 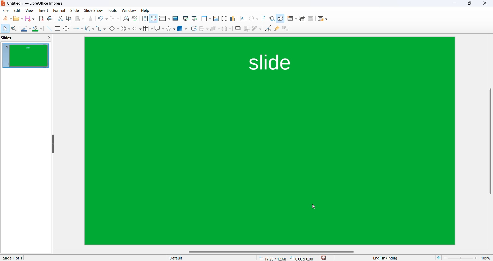 I want to click on insert fontwork text, so click(x=263, y=18).